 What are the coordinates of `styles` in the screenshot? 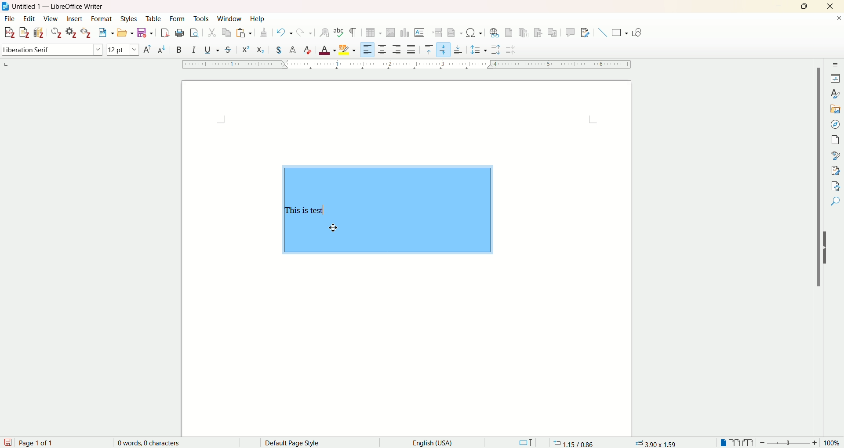 It's located at (130, 18).